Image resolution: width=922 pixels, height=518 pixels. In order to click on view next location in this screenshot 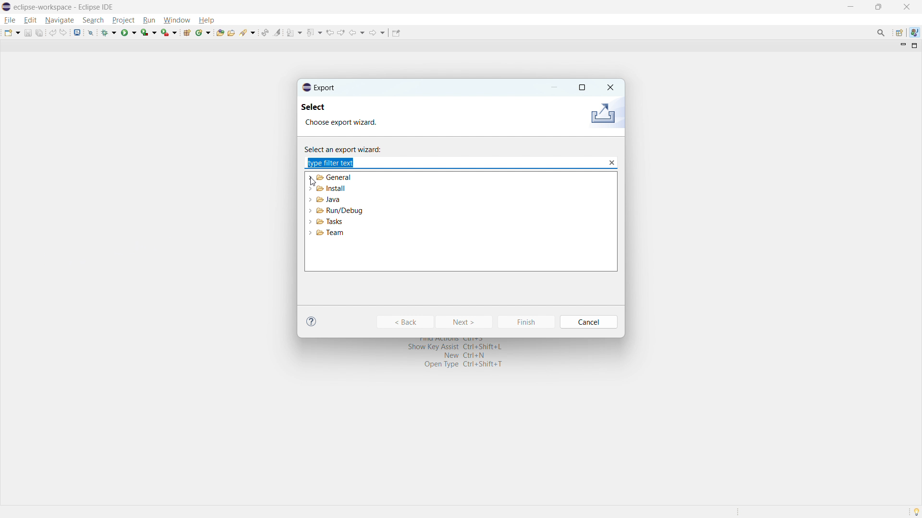, I will do `click(341, 32)`.